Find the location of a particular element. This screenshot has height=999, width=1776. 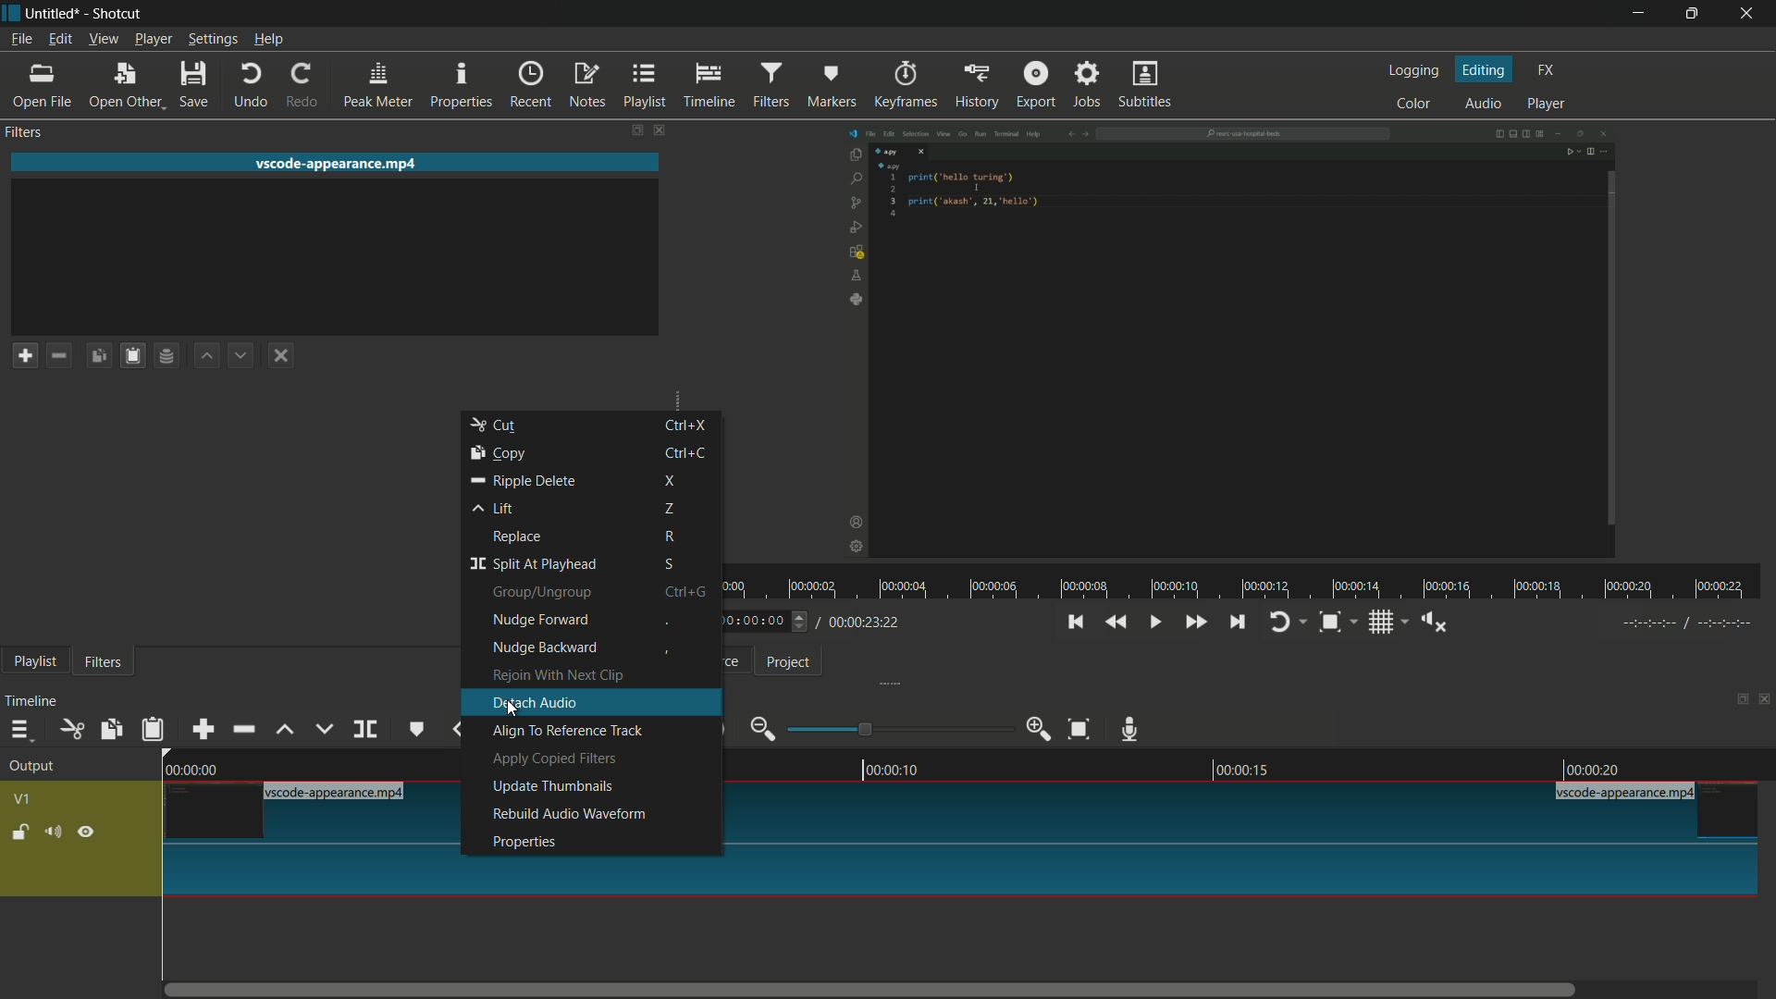

time is located at coordinates (1252, 582).